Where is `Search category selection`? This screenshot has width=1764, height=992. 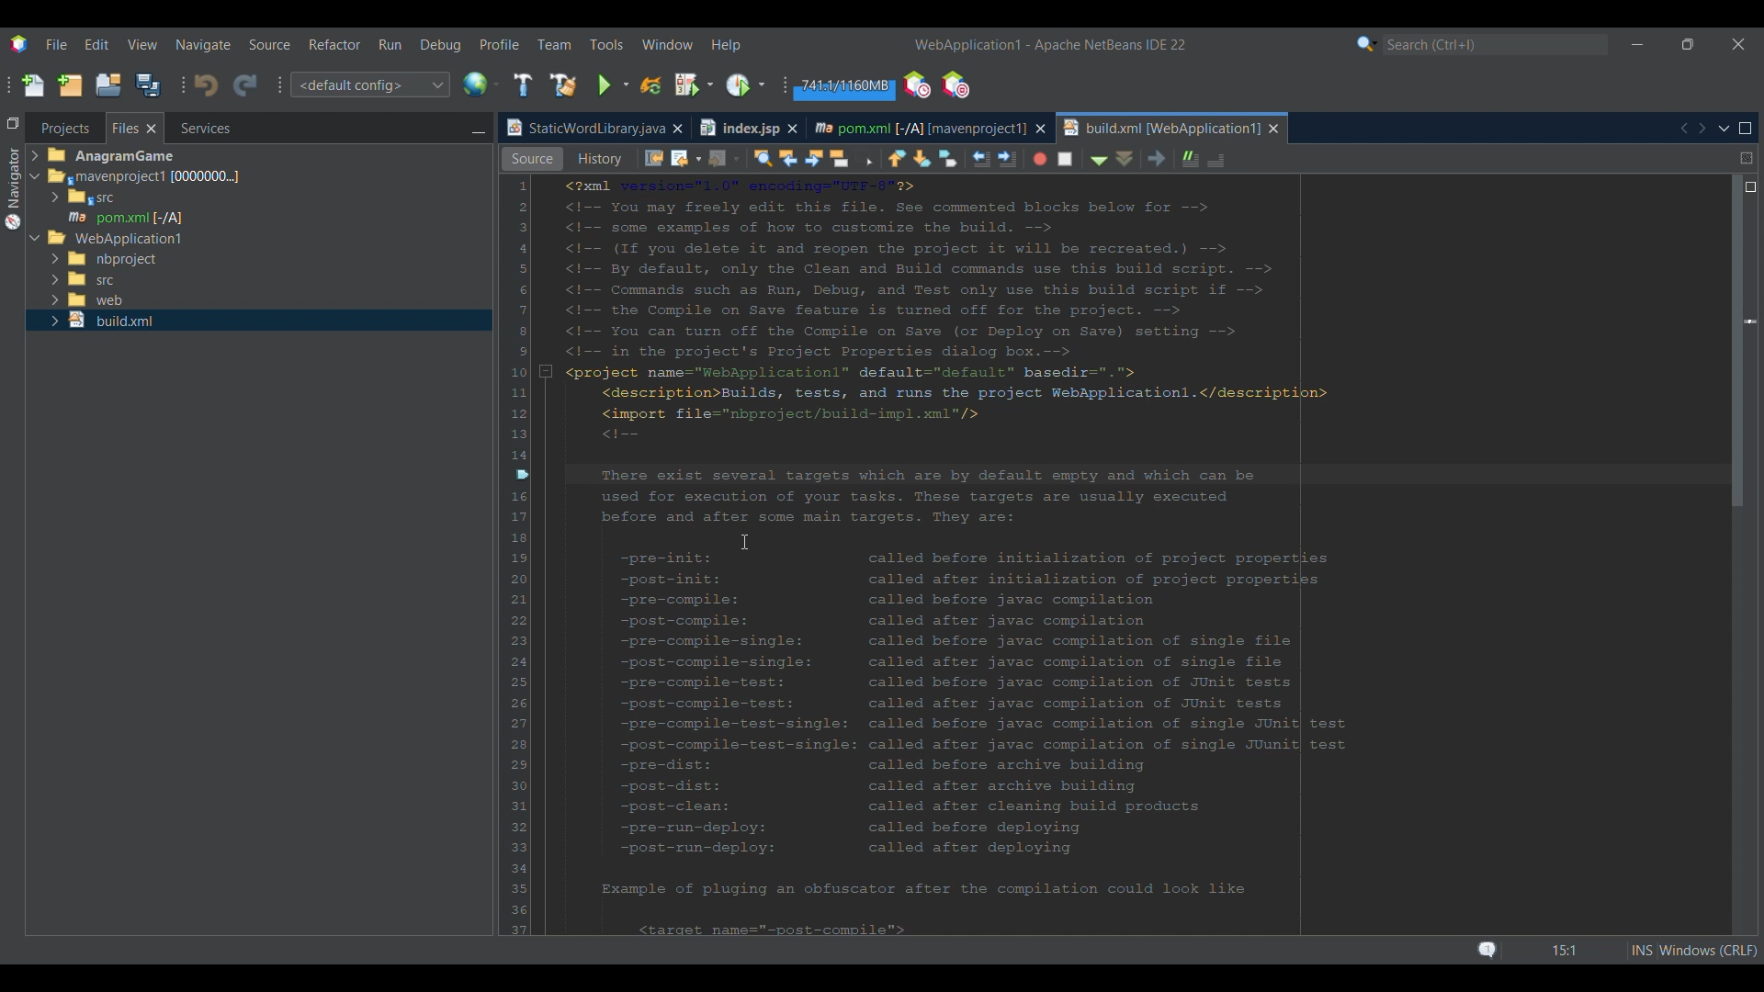 Search category selection is located at coordinates (1367, 44).